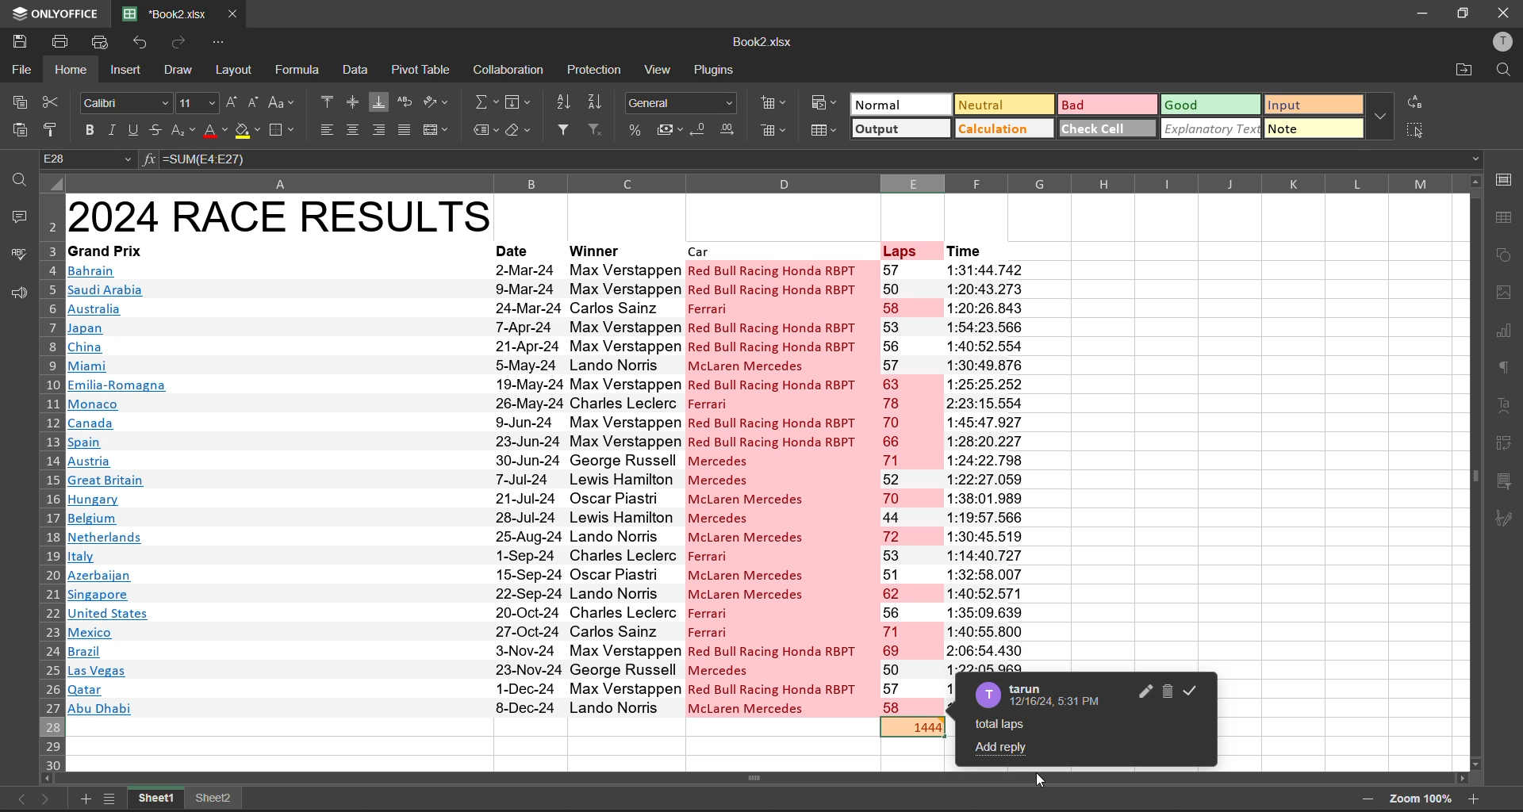 This screenshot has width=1523, height=812. Describe the element at coordinates (282, 216) in the screenshot. I see `2024 race results` at that location.